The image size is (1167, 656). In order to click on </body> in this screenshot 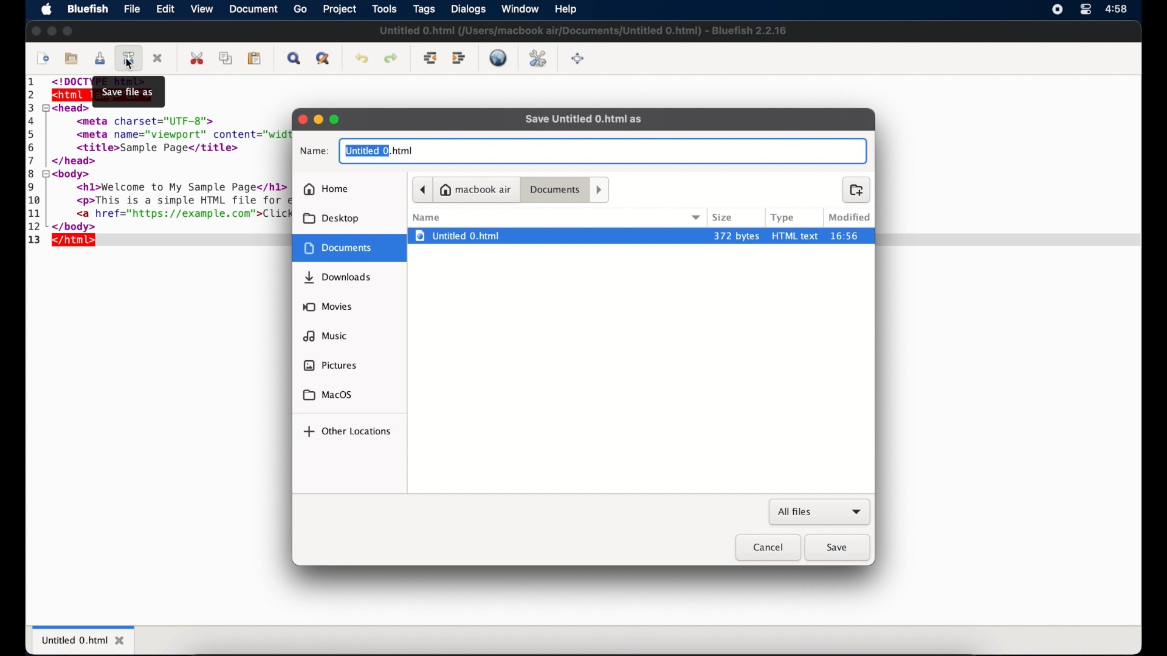, I will do `click(79, 226)`.